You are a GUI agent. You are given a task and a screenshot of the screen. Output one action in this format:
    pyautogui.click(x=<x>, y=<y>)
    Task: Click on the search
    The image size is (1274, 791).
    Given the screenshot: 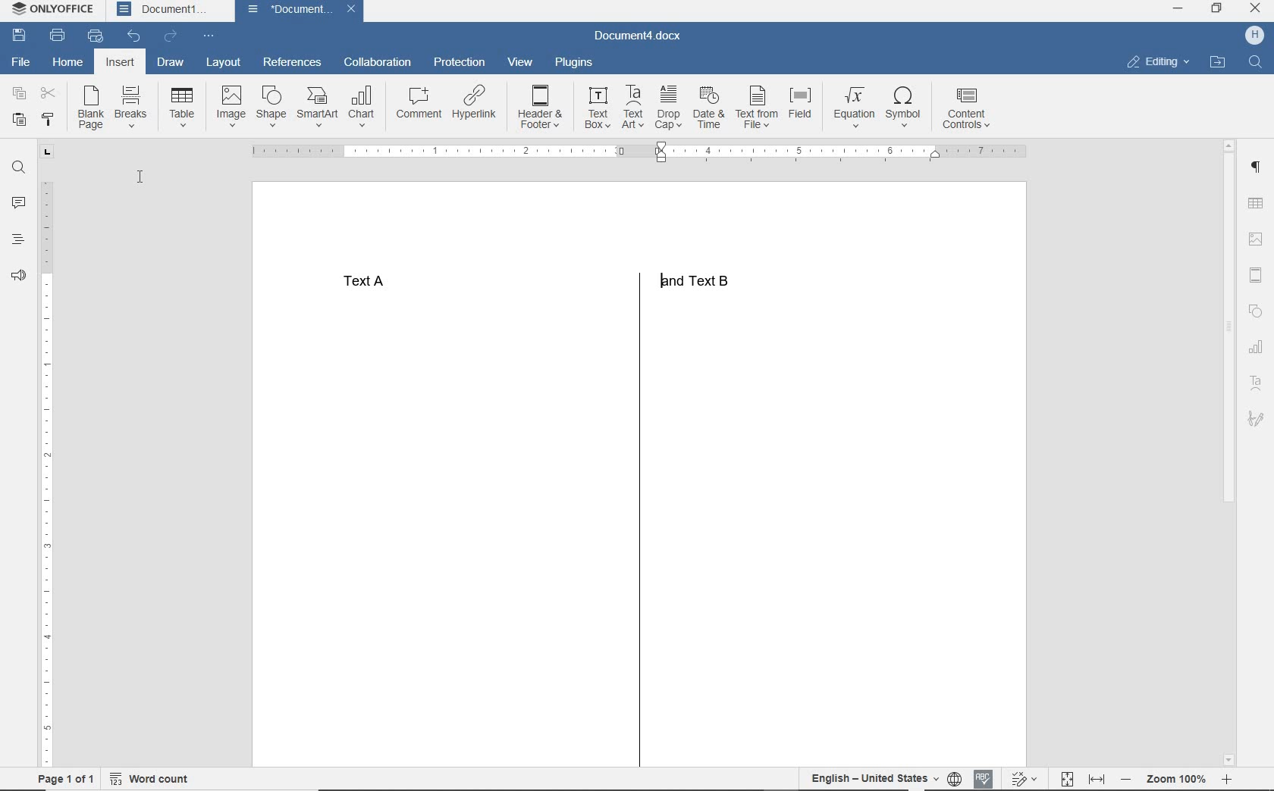 What is the action you would take?
    pyautogui.click(x=1251, y=62)
    